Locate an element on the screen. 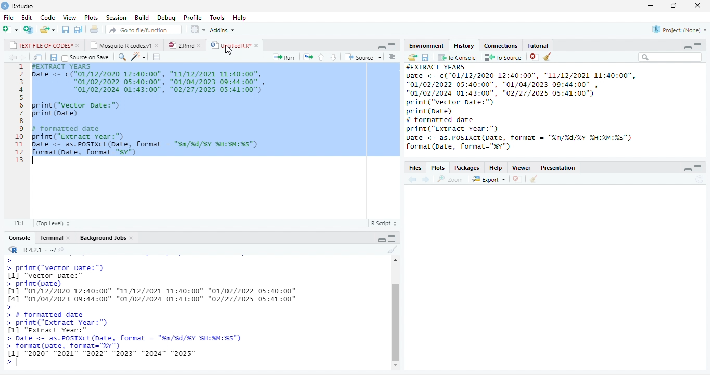  open file is located at coordinates (48, 30).